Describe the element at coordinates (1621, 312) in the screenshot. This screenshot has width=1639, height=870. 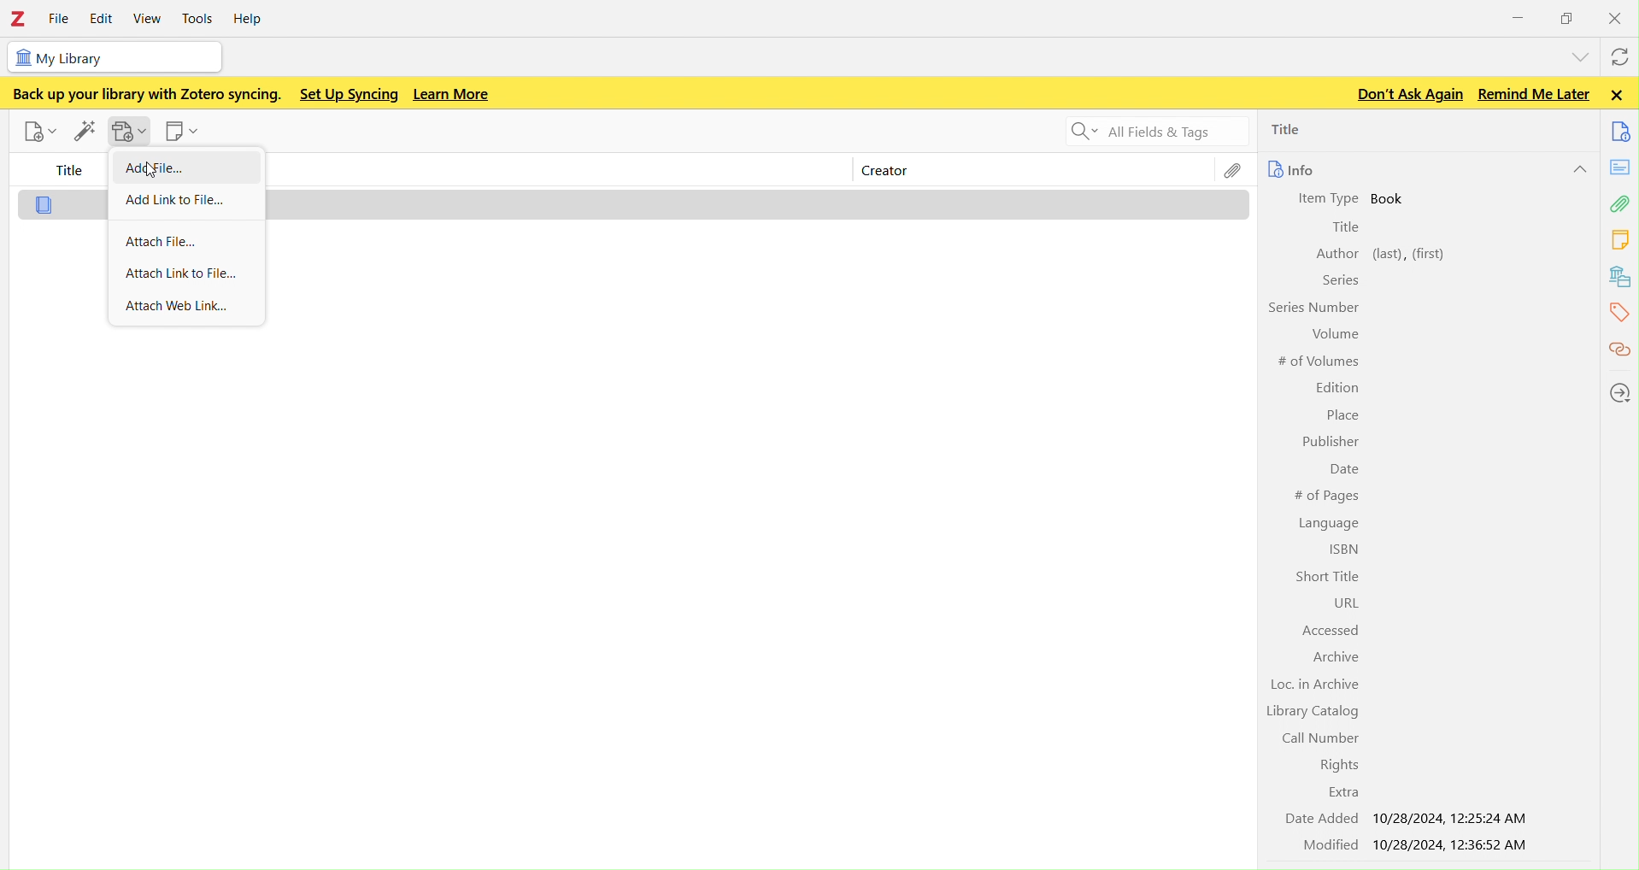
I see `tags` at that location.